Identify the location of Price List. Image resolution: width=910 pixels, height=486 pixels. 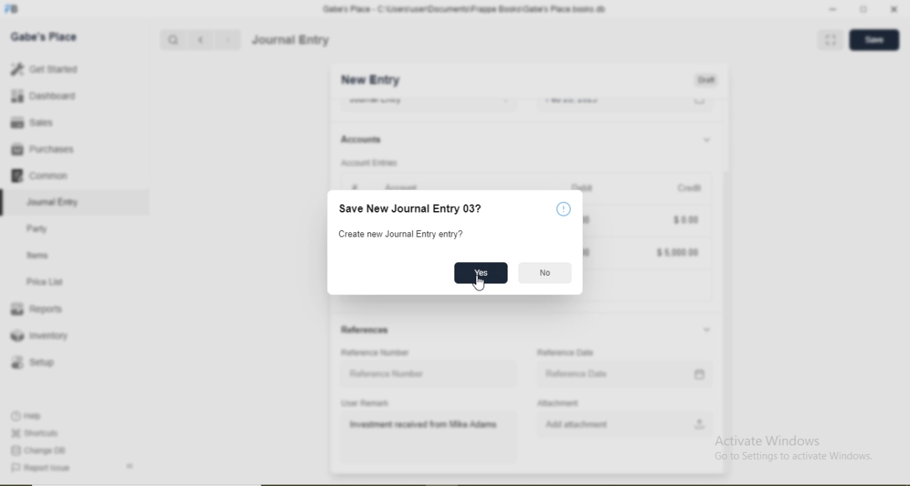
(44, 282).